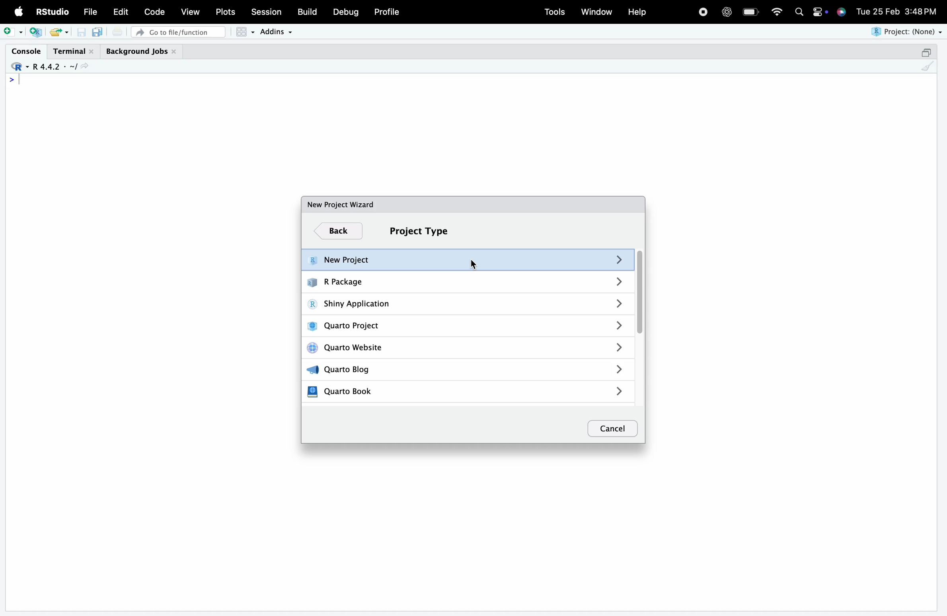 This screenshot has width=947, height=616. I want to click on New Project, so click(466, 260).